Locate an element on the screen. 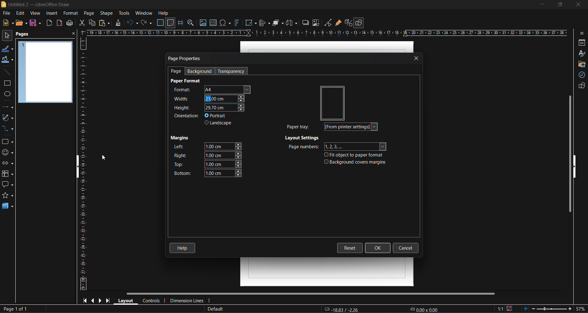 The height and width of the screenshot is (313, 588). orientation is located at coordinates (187, 116).